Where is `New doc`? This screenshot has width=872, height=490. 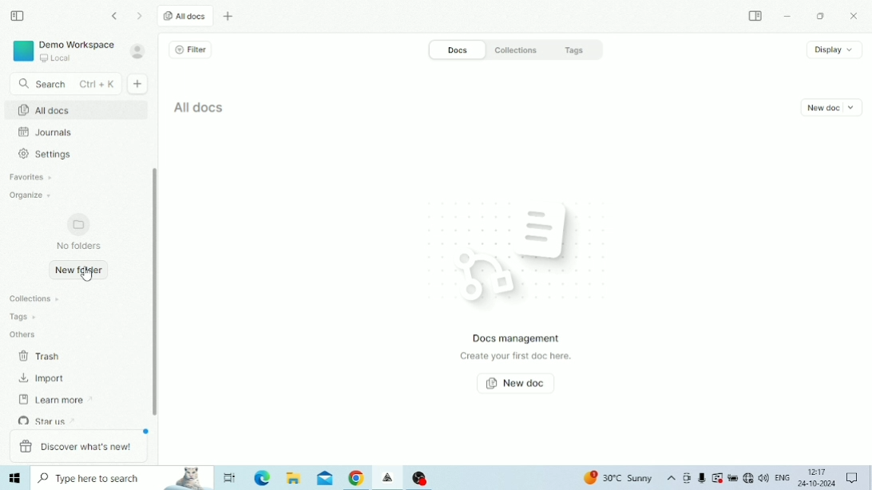
New doc is located at coordinates (833, 108).